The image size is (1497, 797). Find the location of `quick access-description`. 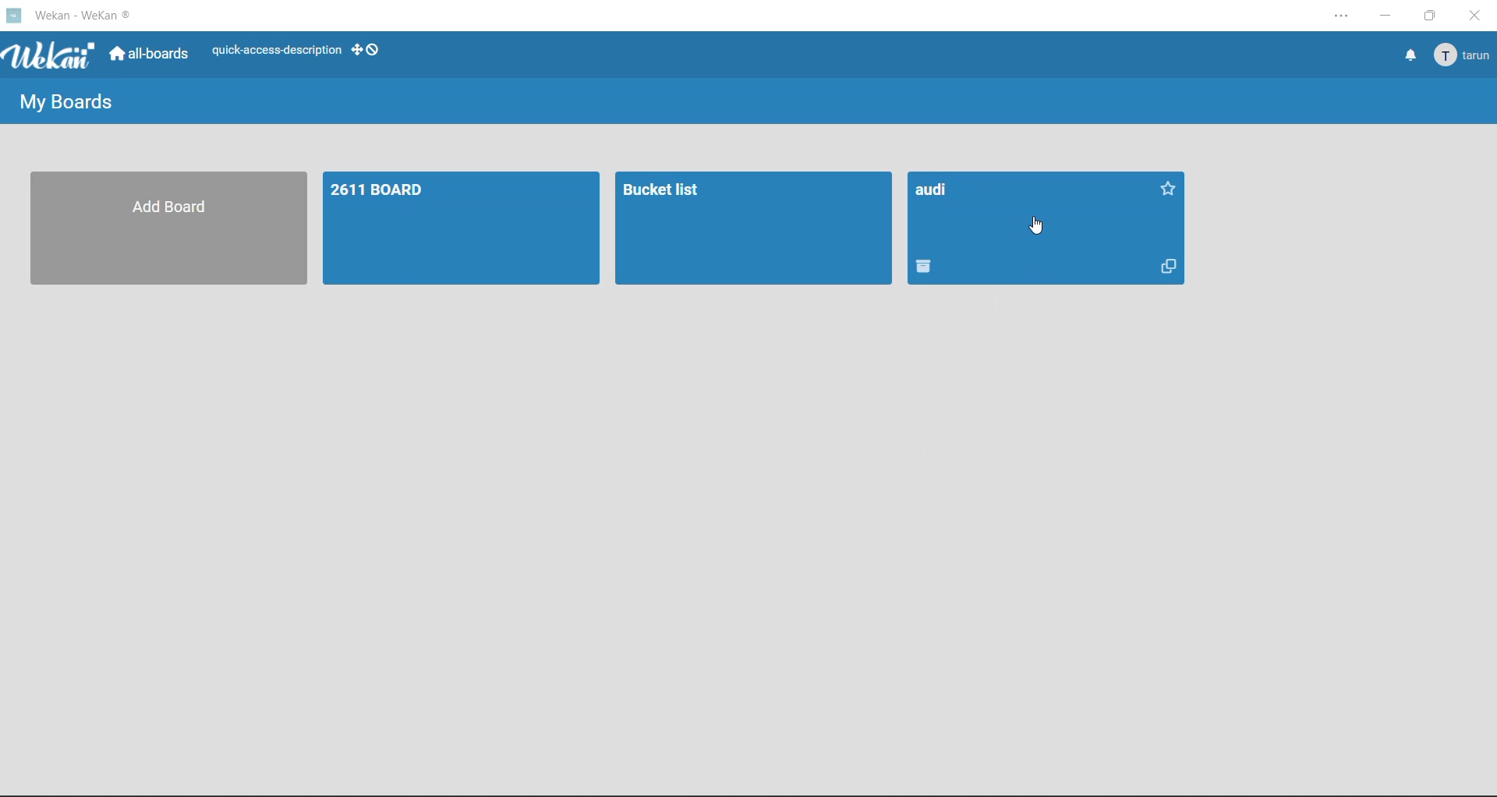

quick access-description is located at coordinates (276, 51).